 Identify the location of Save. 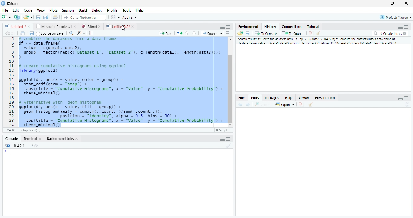
(31, 34).